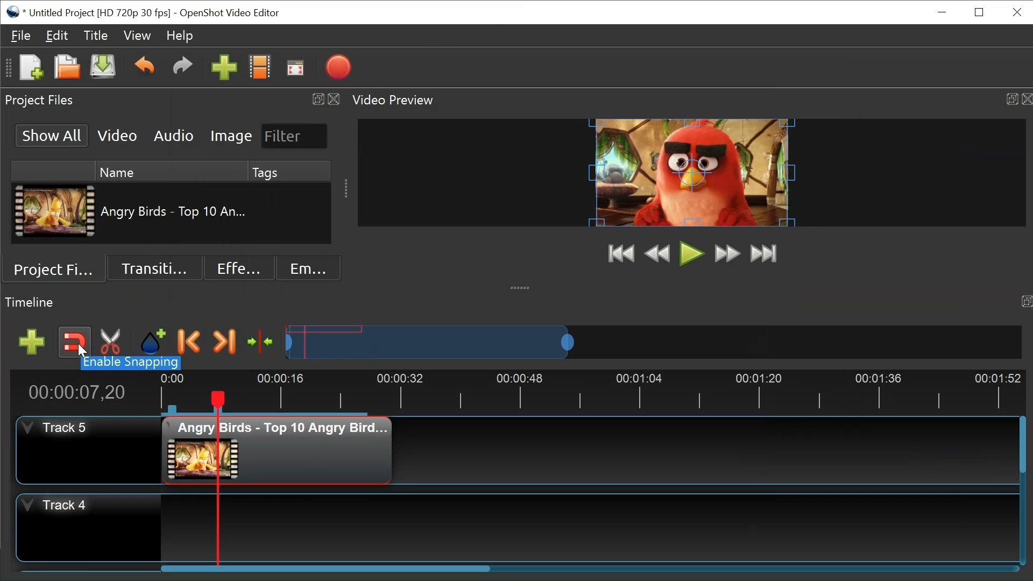 The width and height of the screenshot is (1033, 581). Describe the element at coordinates (692, 254) in the screenshot. I see `Play` at that location.